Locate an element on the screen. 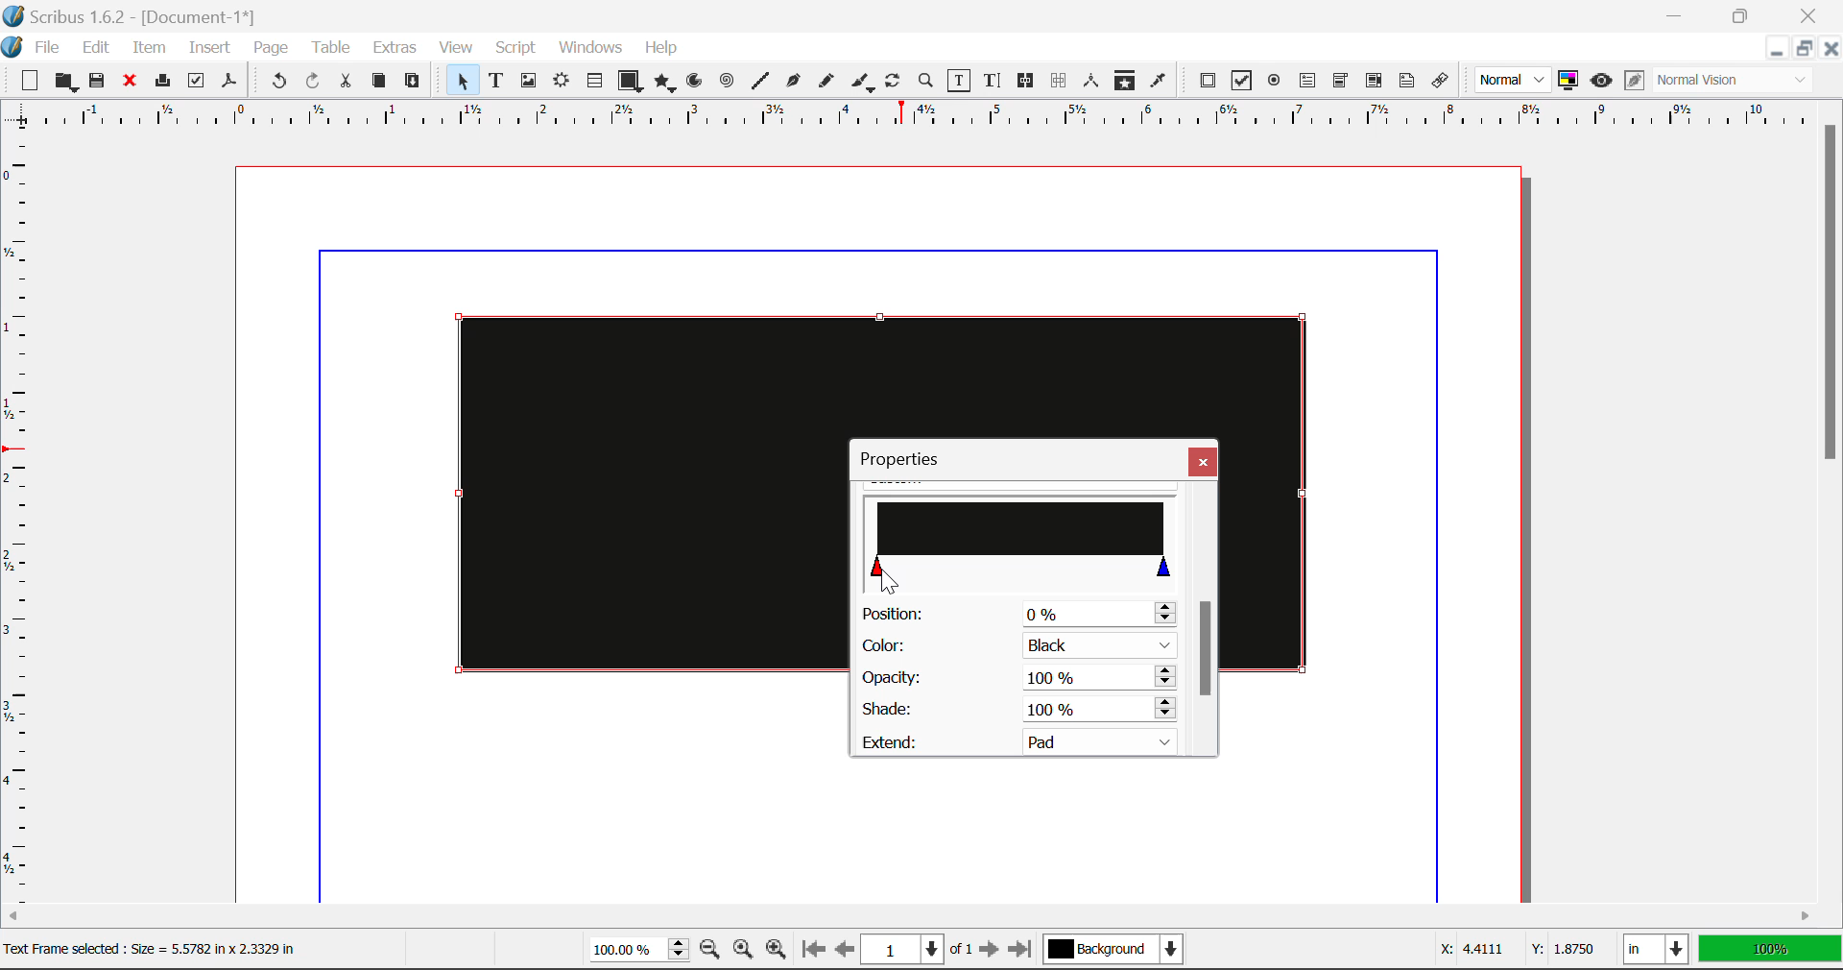  PDF Text Fields is located at coordinates (1307, 81).